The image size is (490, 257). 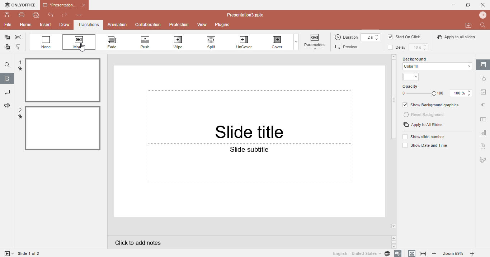 What do you see at coordinates (182, 42) in the screenshot?
I see `Wipe` at bounding box center [182, 42].